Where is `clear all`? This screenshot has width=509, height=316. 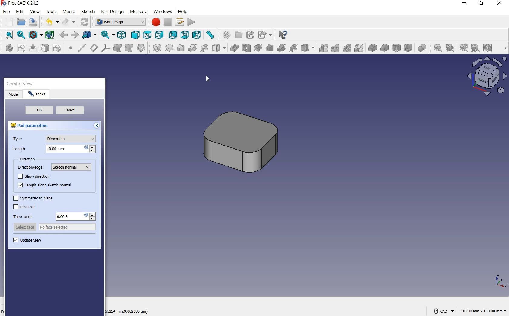
clear all is located at coordinates (476, 48).